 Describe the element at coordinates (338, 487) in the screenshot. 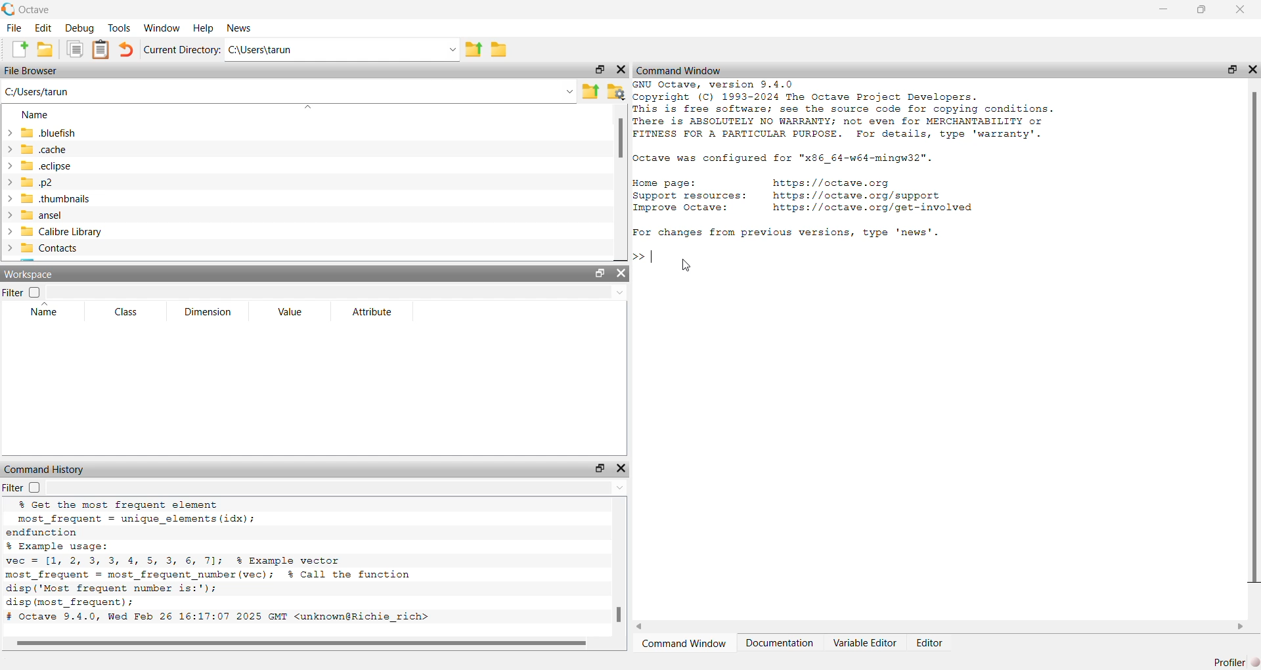

I see `Enter text to filter the command history` at that location.